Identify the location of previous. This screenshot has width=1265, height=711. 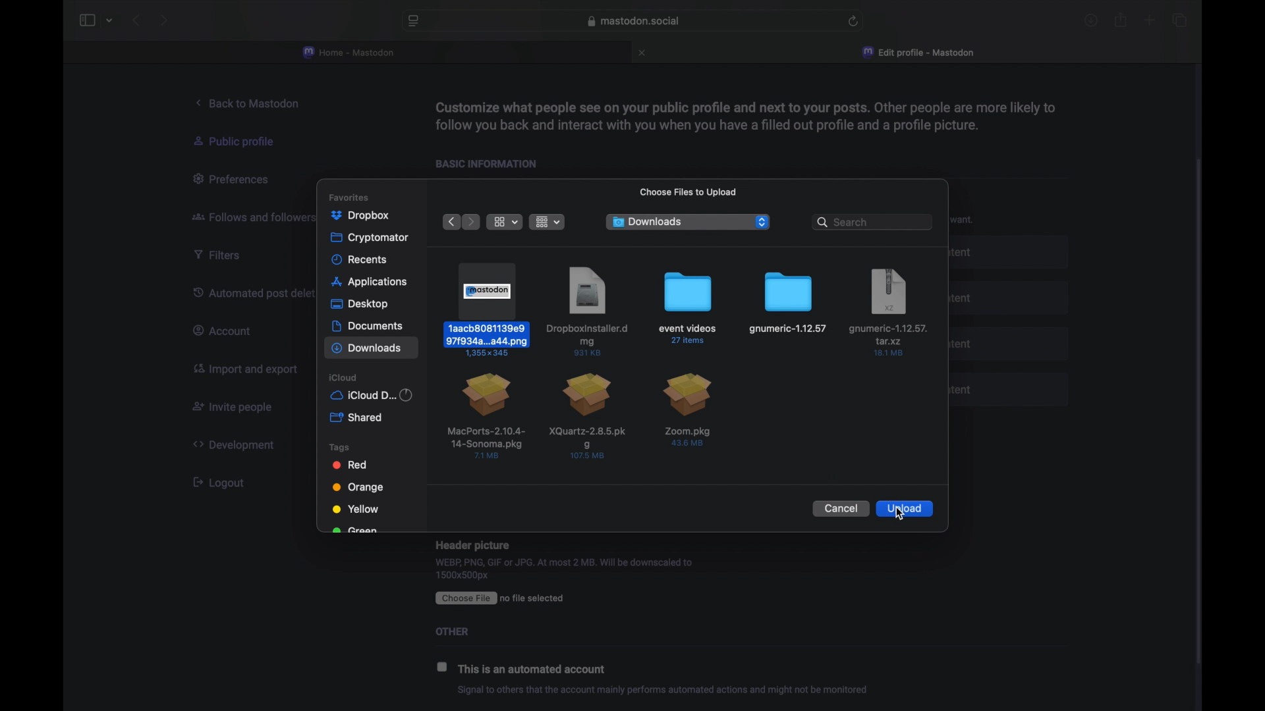
(450, 222).